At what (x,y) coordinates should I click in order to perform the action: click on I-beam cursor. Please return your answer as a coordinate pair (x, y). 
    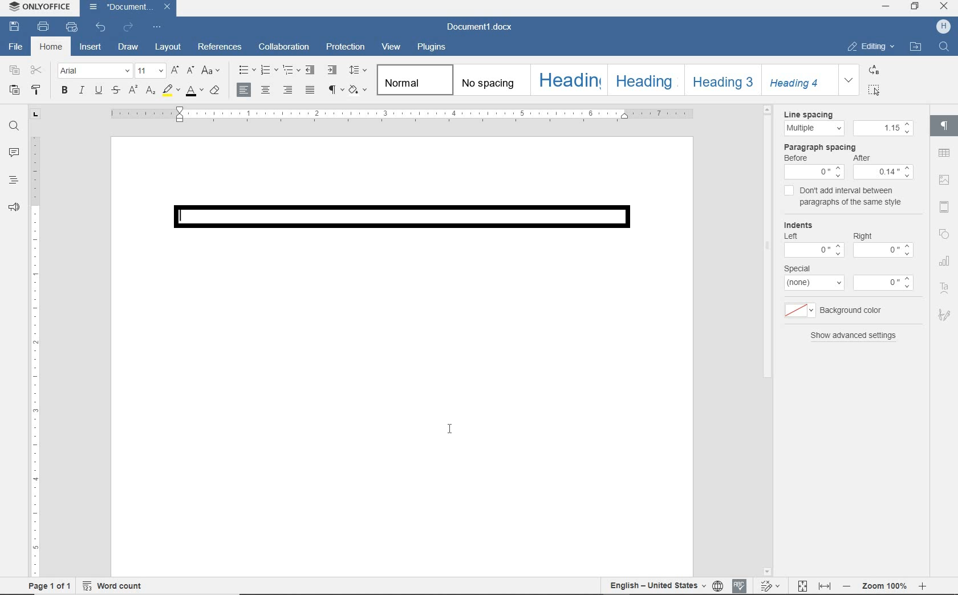
    Looking at the image, I should click on (444, 431).